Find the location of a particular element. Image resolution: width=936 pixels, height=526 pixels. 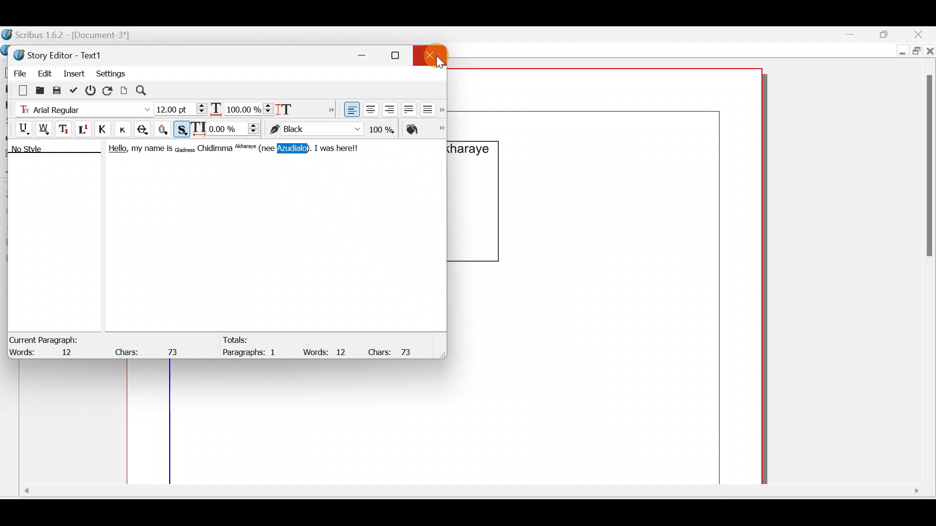

All caps is located at coordinates (105, 131).